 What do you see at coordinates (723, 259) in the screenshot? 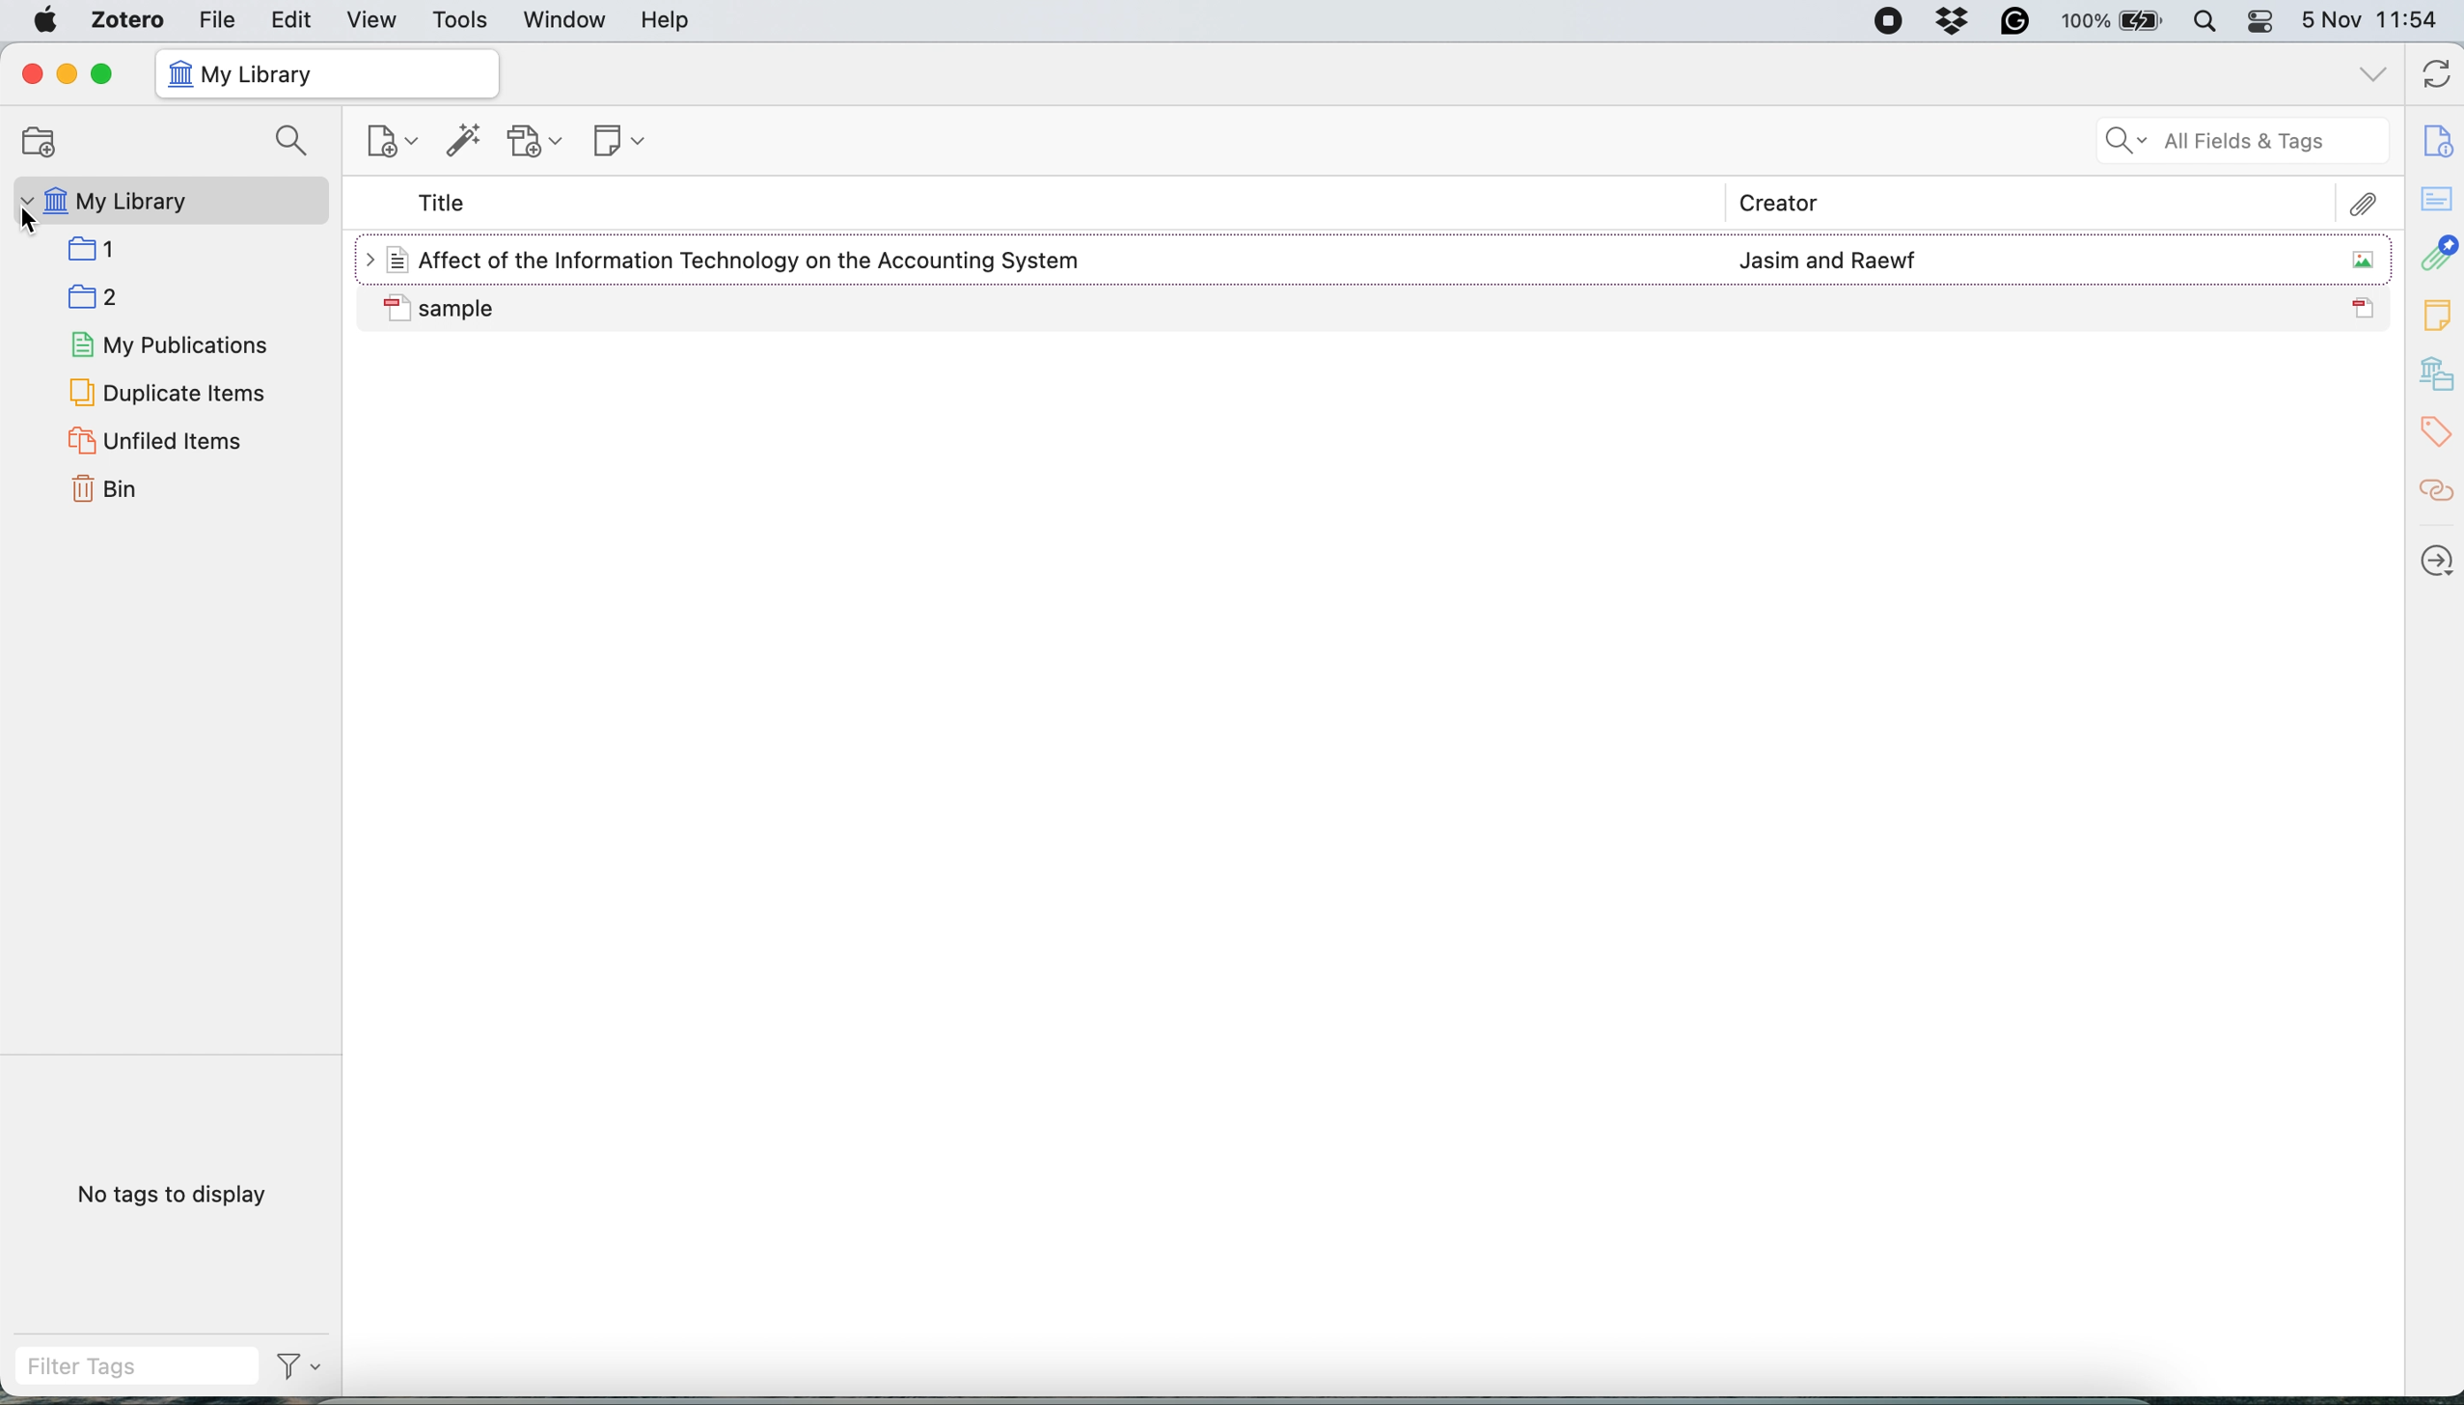
I see `File title` at bounding box center [723, 259].